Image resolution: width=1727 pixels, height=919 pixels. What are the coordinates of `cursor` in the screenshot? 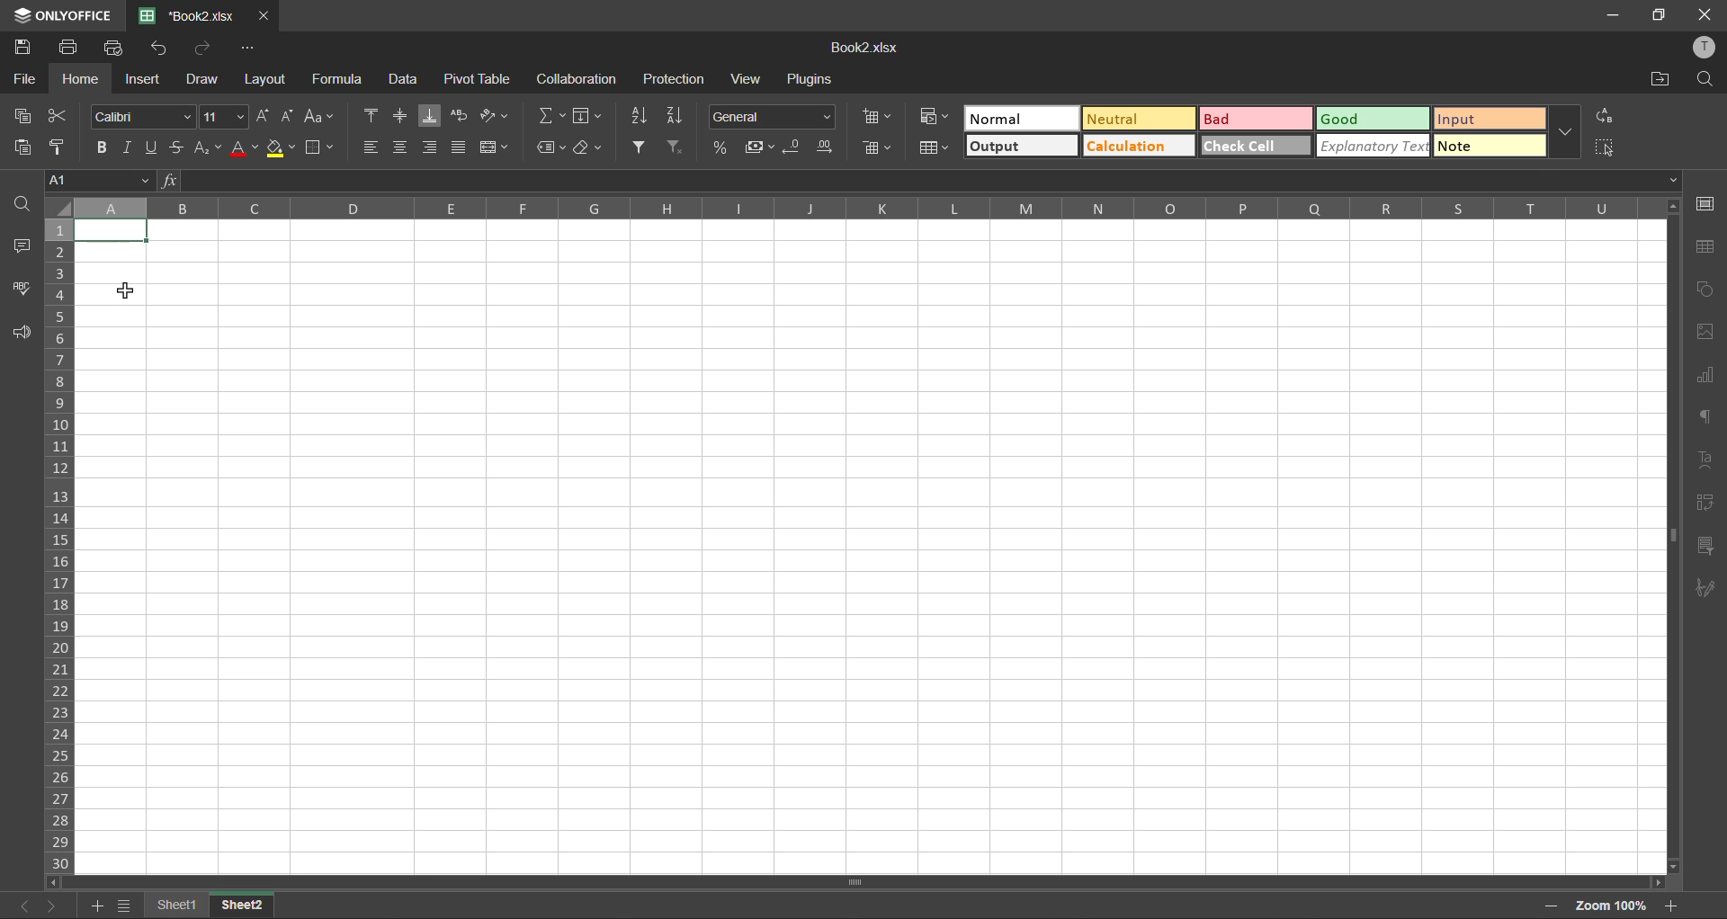 It's located at (131, 291).